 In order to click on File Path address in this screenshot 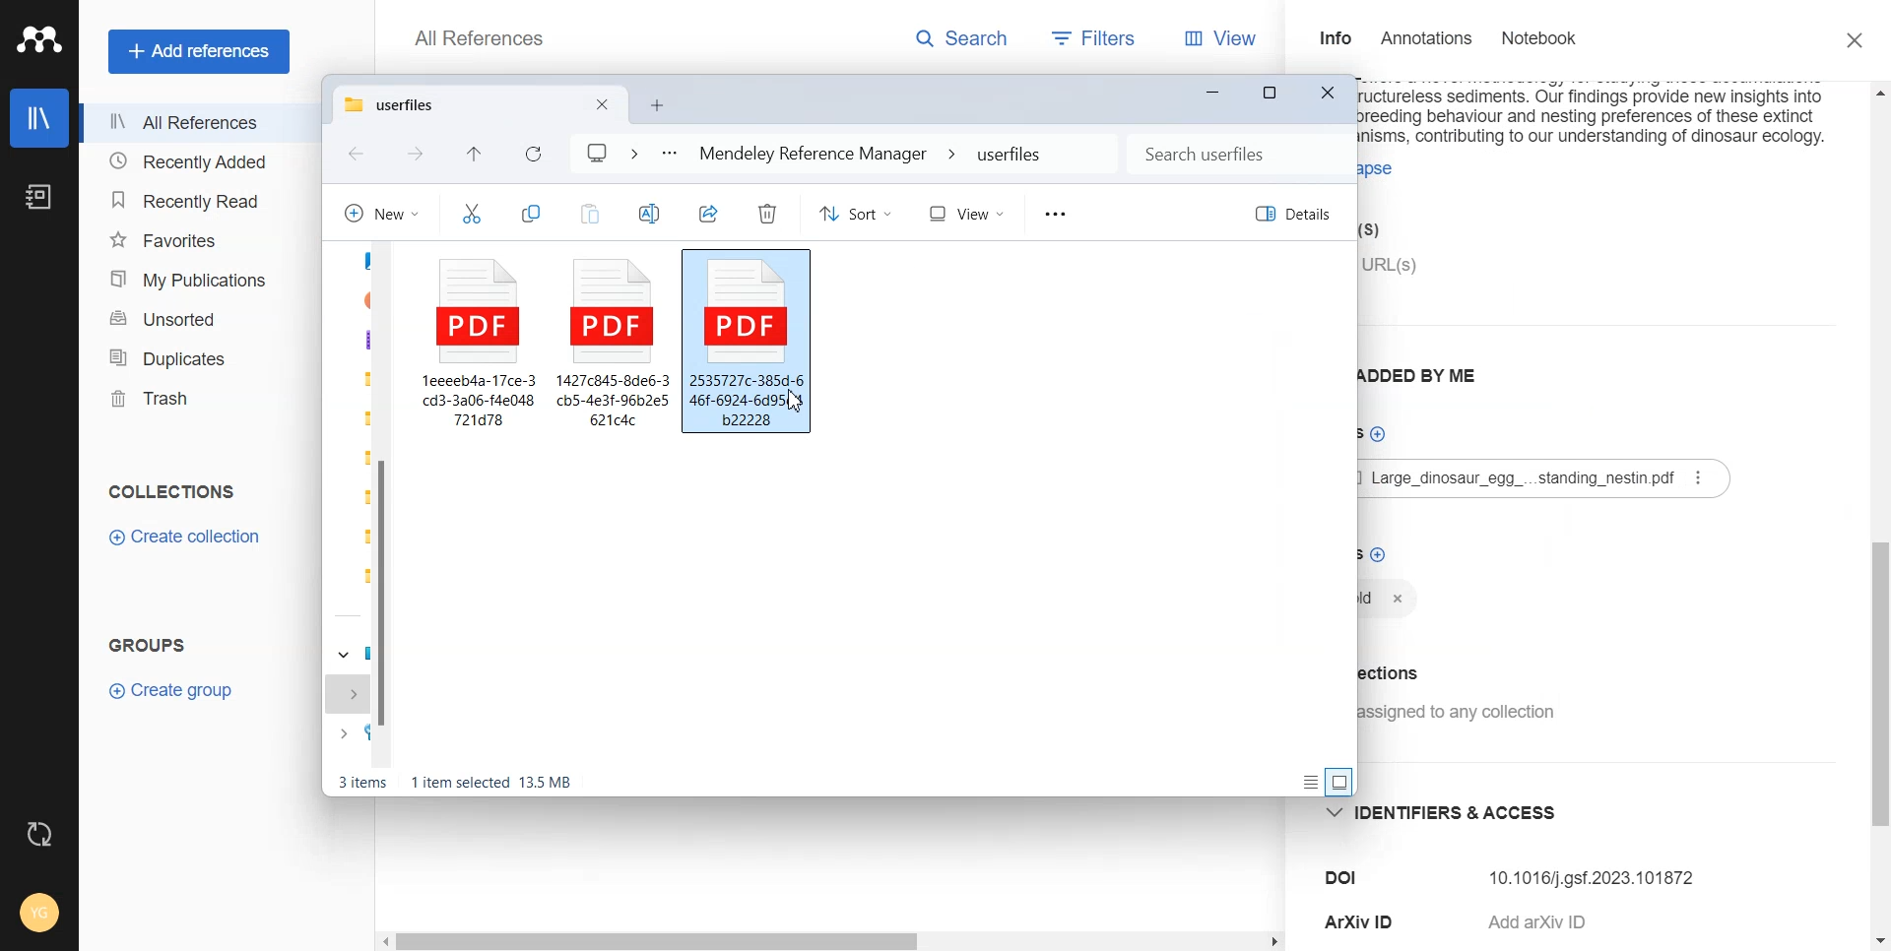, I will do `click(828, 155)`.